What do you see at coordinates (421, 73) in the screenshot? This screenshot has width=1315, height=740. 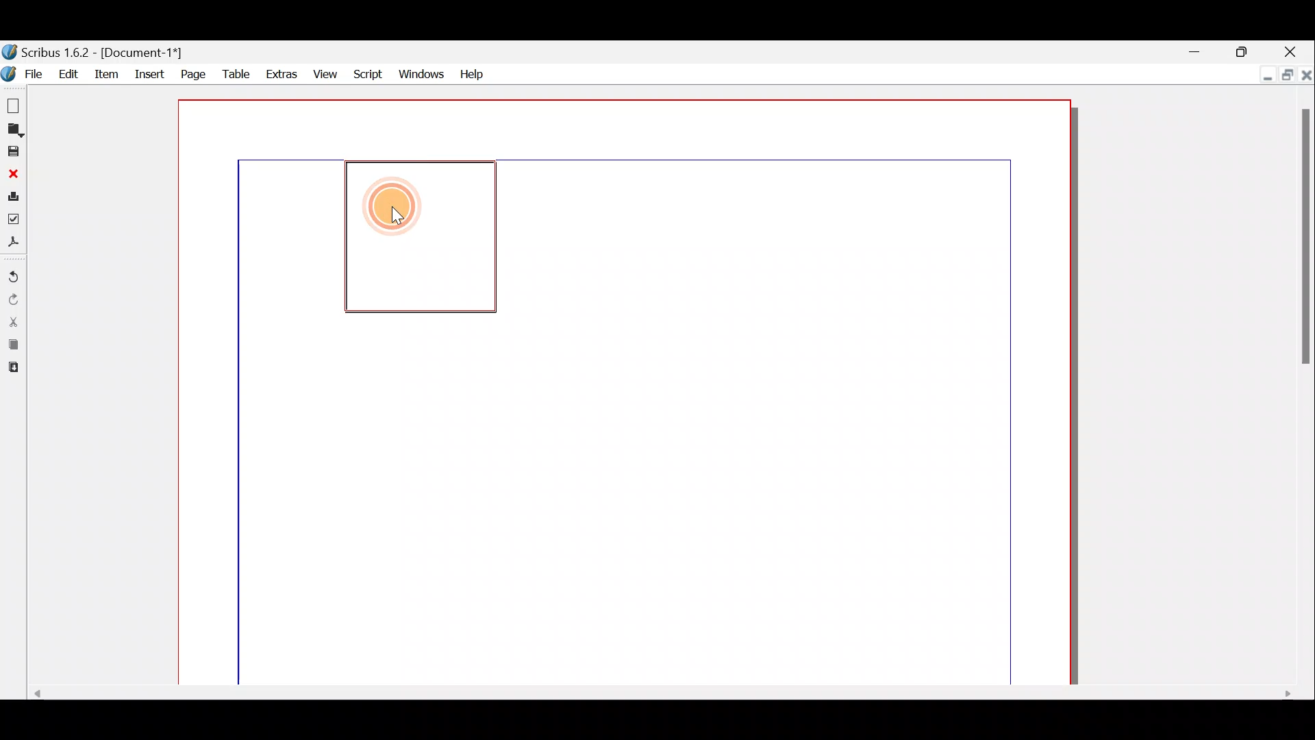 I see `Windows` at bounding box center [421, 73].